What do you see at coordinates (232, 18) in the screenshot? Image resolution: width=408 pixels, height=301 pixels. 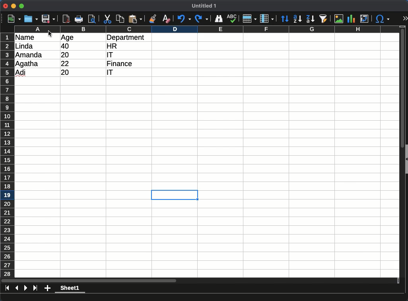 I see `spell check` at bounding box center [232, 18].